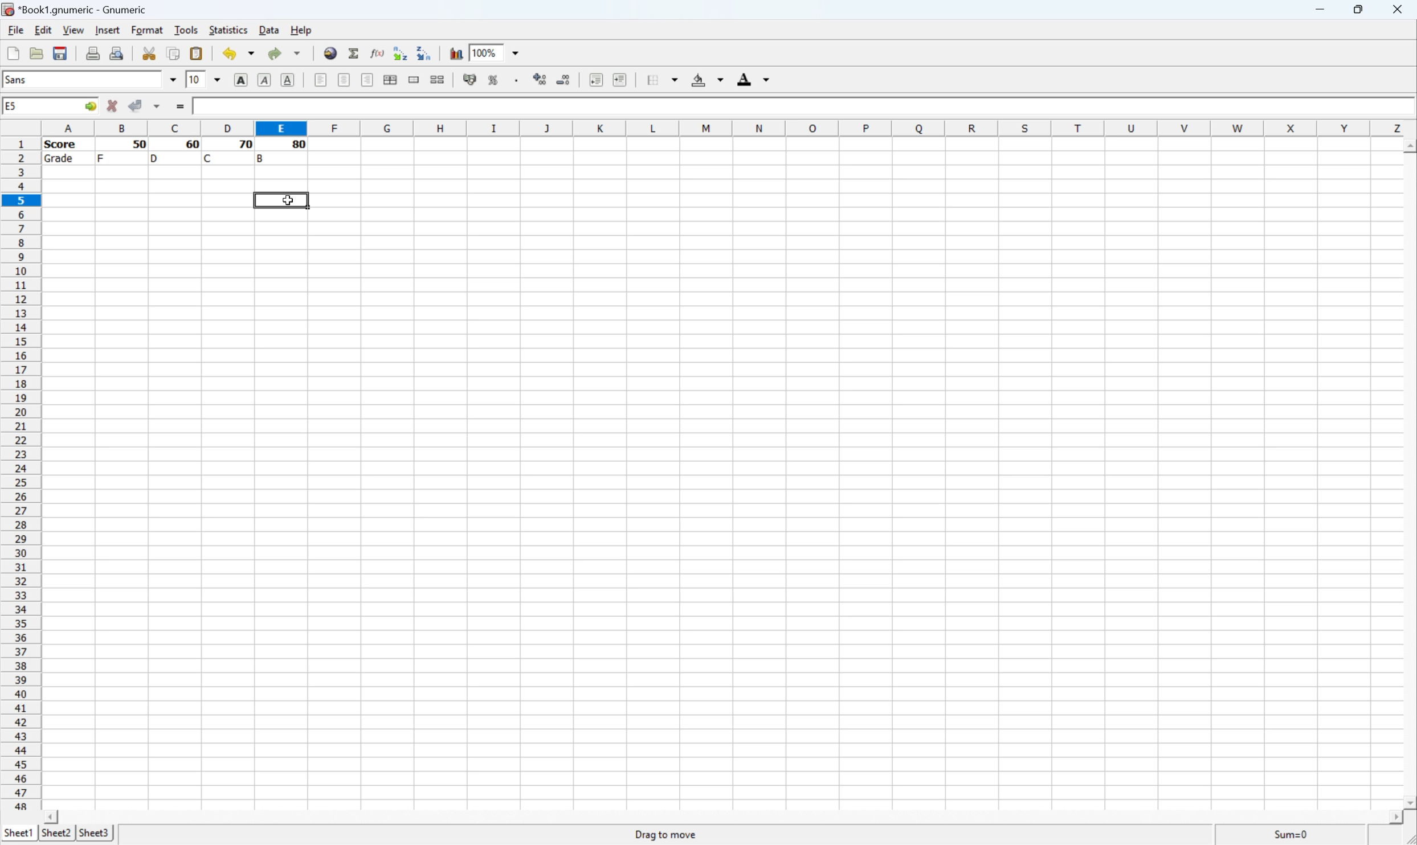 The image size is (1417, 845). What do you see at coordinates (710, 79) in the screenshot?
I see `Background` at bounding box center [710, 79].